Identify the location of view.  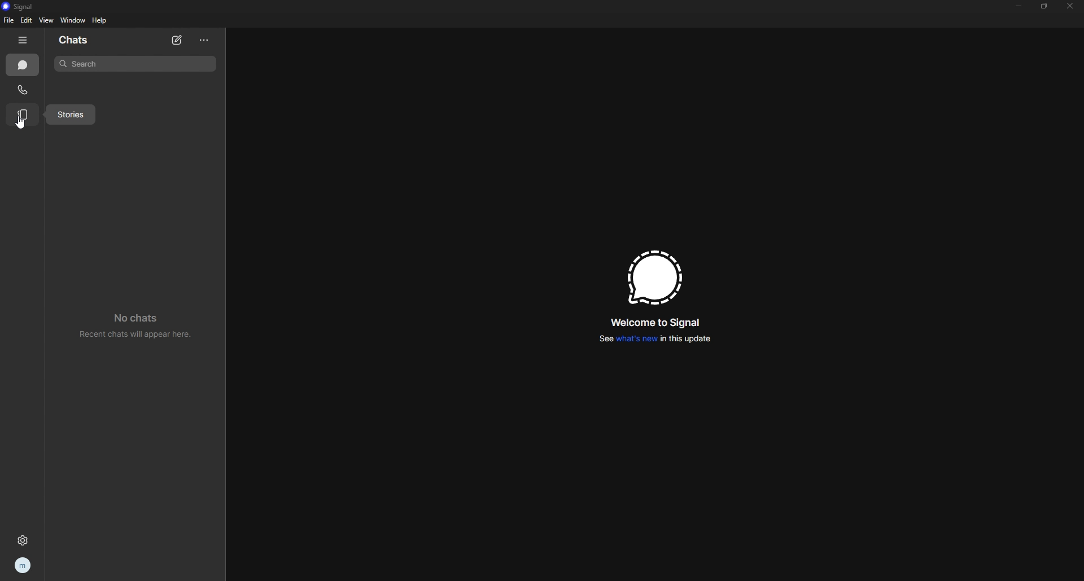
(46, 20).